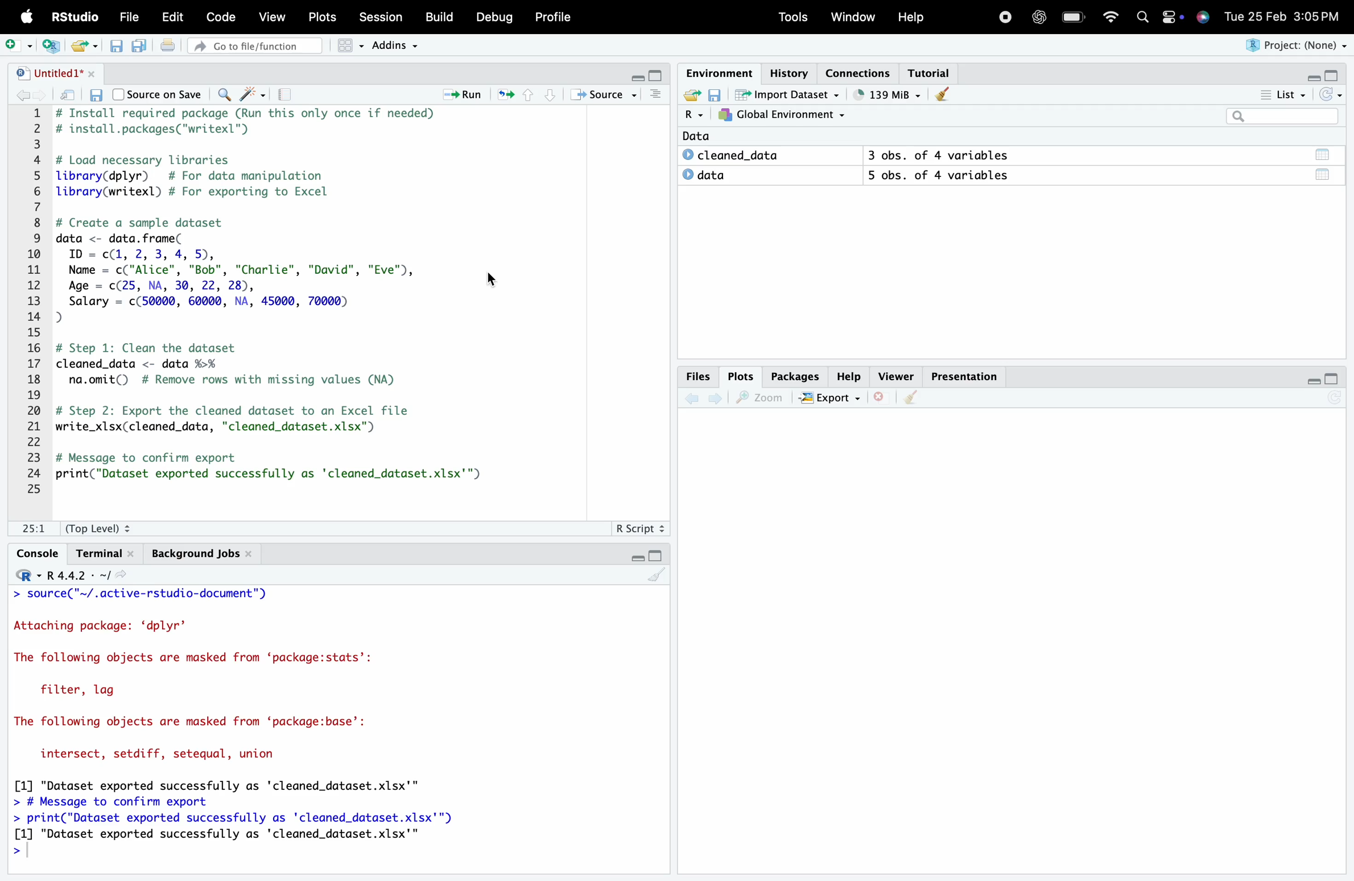 This screenshot has height=881, width=1354. What do you see at coordinates (43, 94) in the screenshot?
I see `Go forward to the next source location (Ctrl + F10)` at bounding box center [43, 94].